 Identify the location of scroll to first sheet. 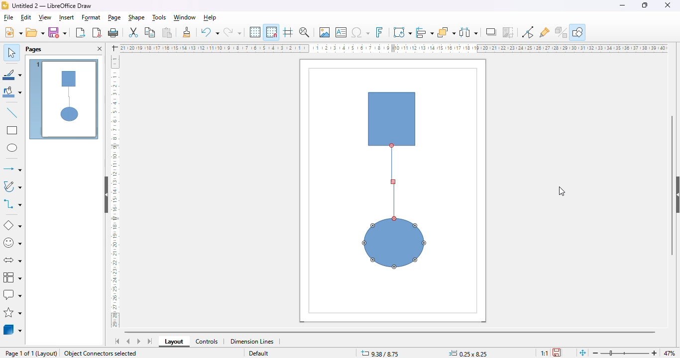
(117, 342).